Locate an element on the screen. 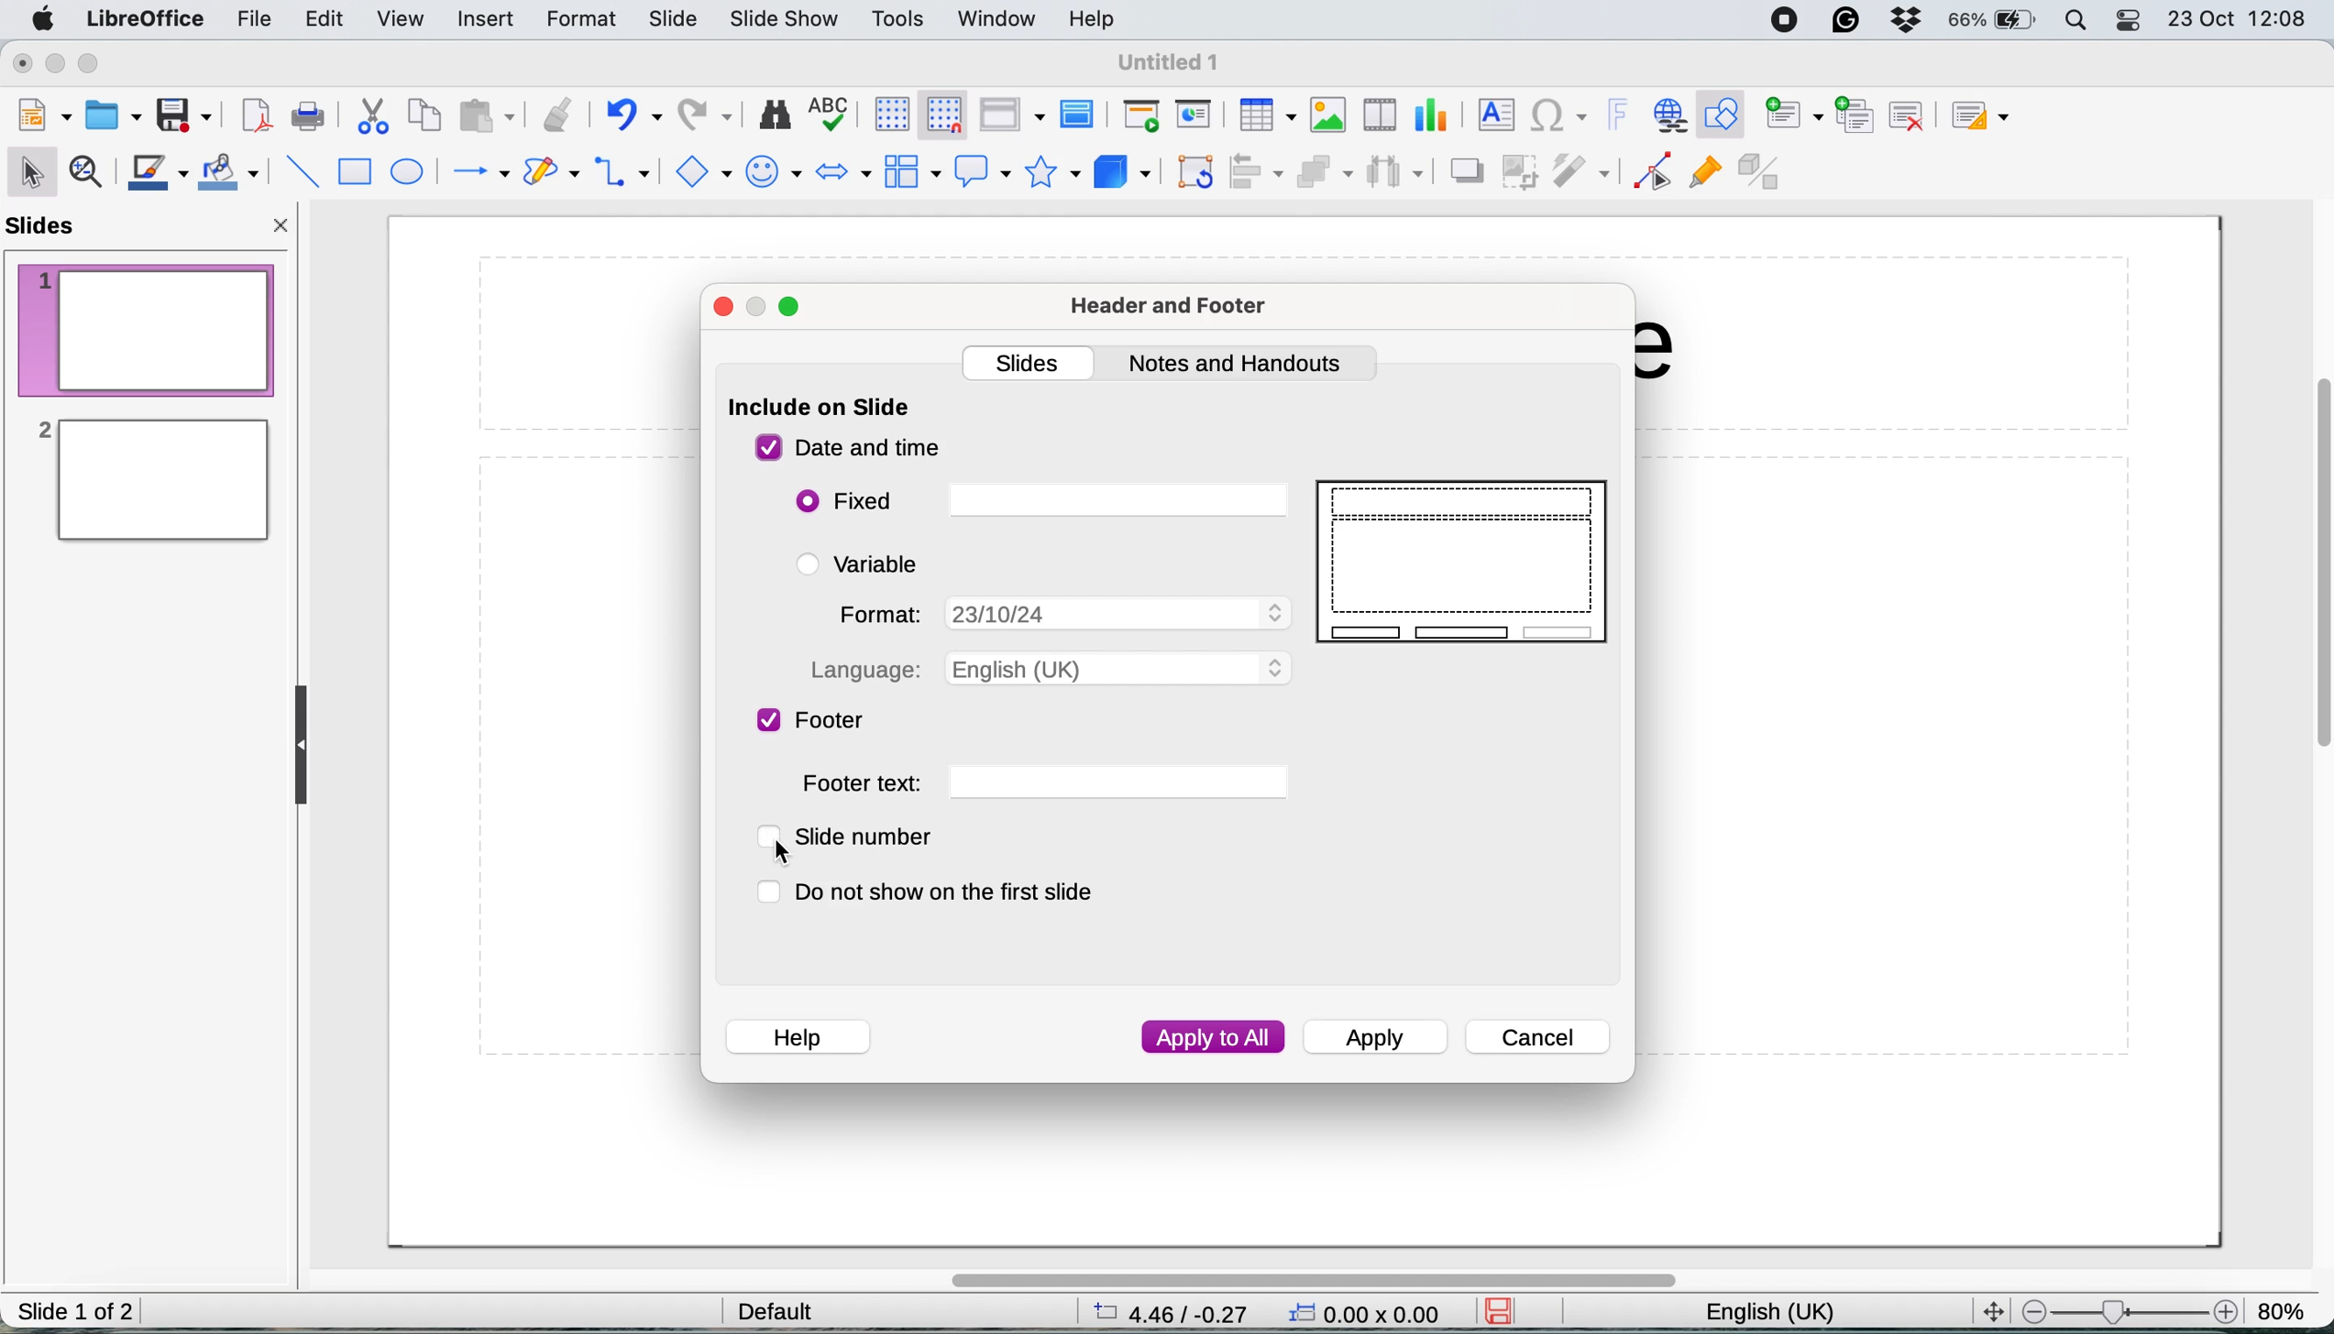 Image resolution: width=2334 pixels, height=1334 pixels. start from first slide is located at coordinates (1141, 117).